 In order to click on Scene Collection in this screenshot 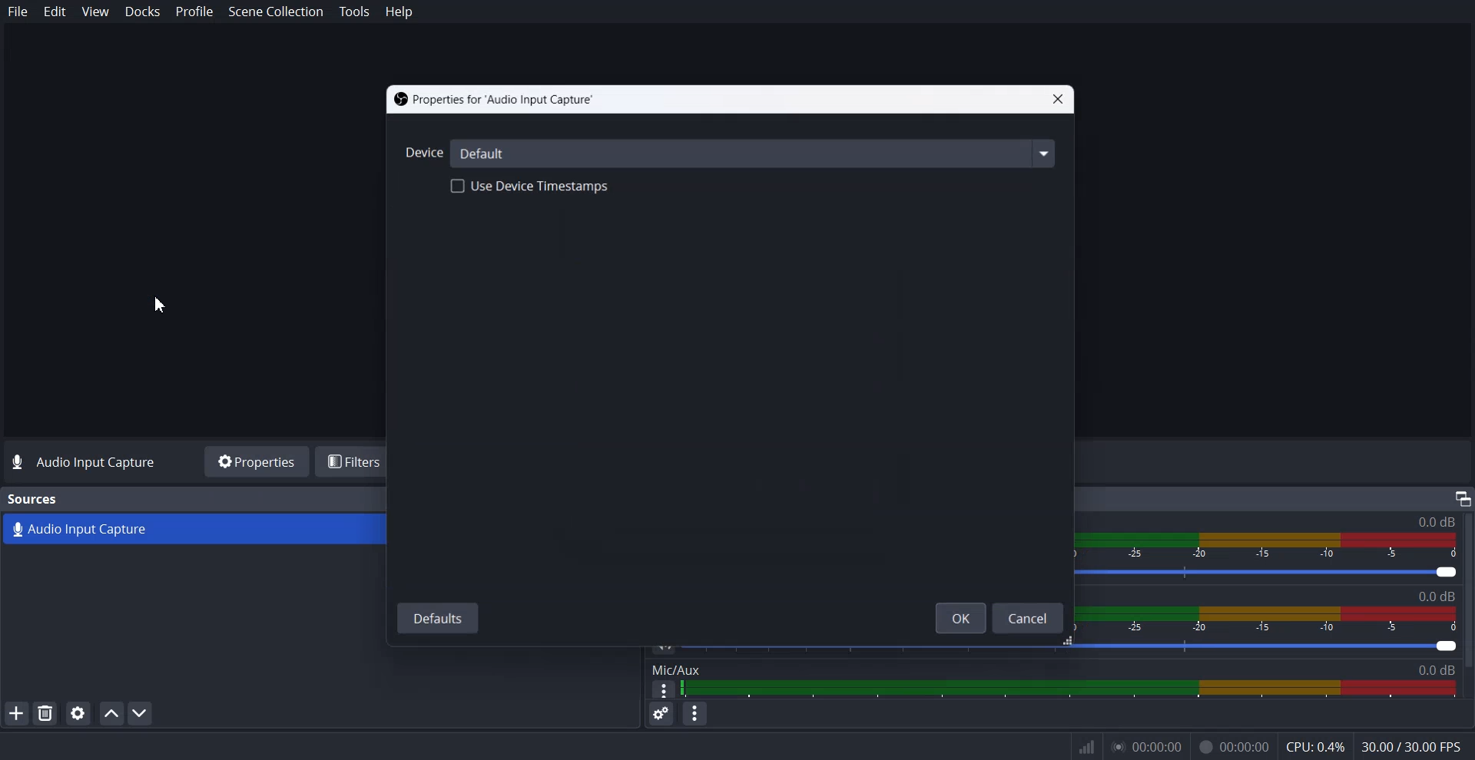, I will do `click(277, 13)`.